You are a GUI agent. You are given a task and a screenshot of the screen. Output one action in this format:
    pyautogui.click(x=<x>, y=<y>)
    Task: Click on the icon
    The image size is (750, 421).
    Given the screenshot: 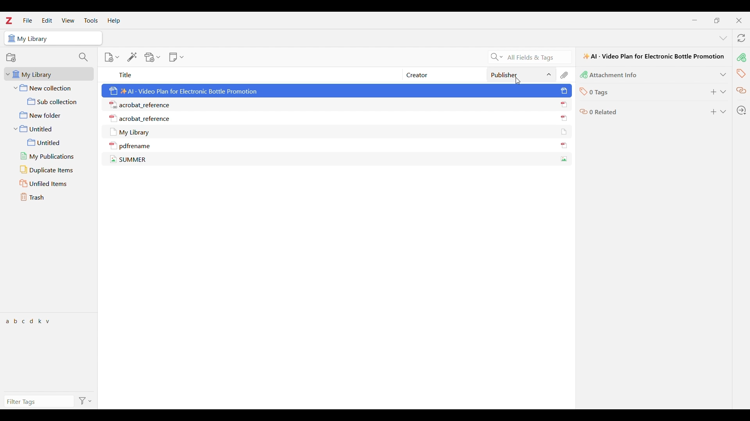 What is the action you would take?
    pyautogui.click(x=563, y=104)
    